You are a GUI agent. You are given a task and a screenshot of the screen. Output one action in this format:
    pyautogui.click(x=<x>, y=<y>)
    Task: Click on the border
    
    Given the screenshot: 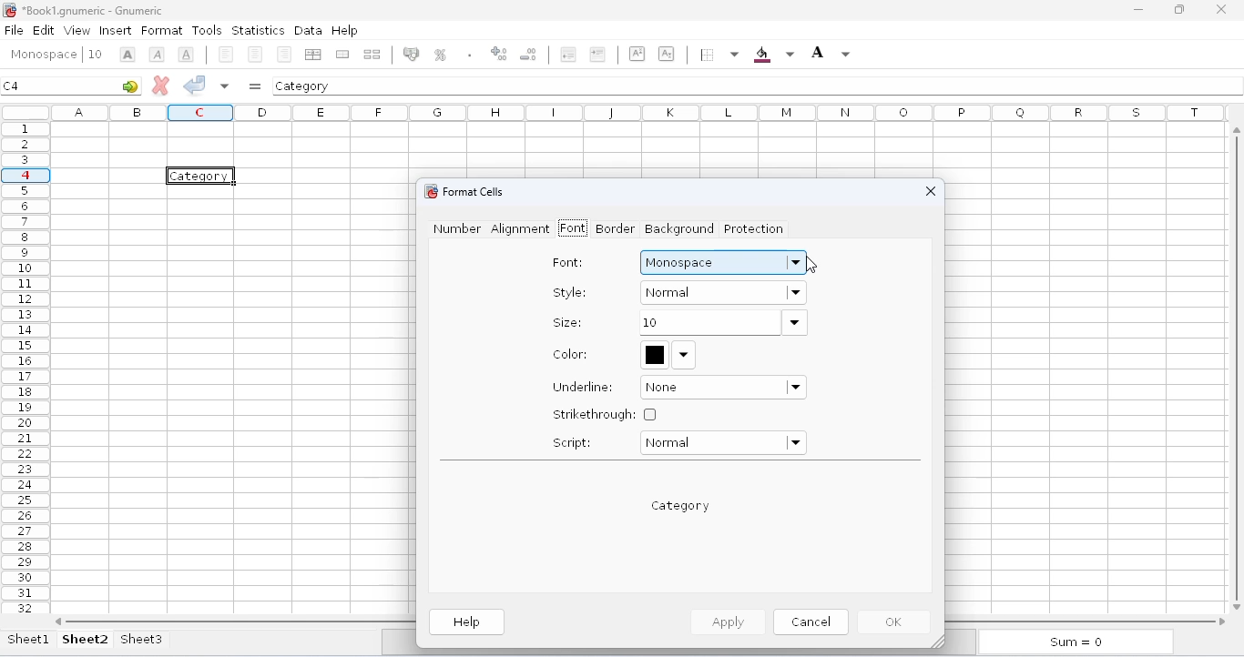 What is the action you would take?
    pyautogui.click(x=614, y=228)
    